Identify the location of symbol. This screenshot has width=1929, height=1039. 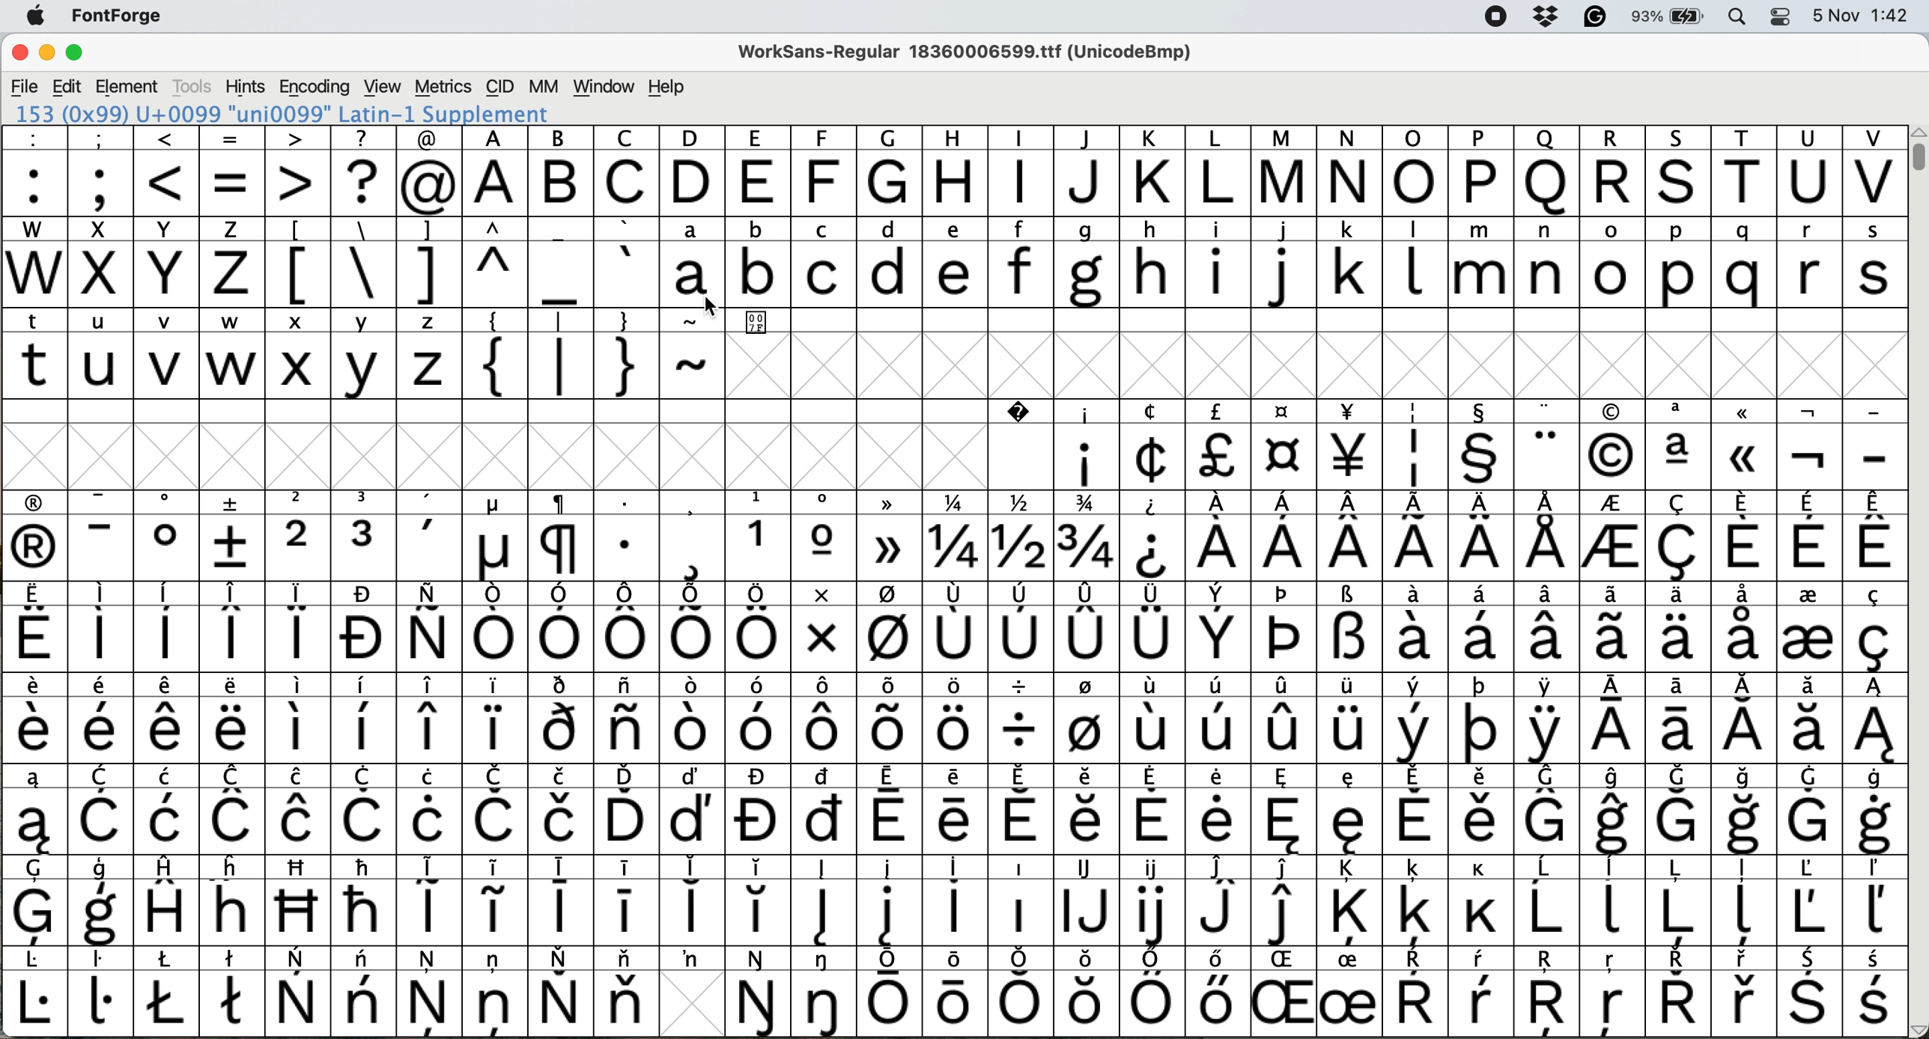
(1087, 537).